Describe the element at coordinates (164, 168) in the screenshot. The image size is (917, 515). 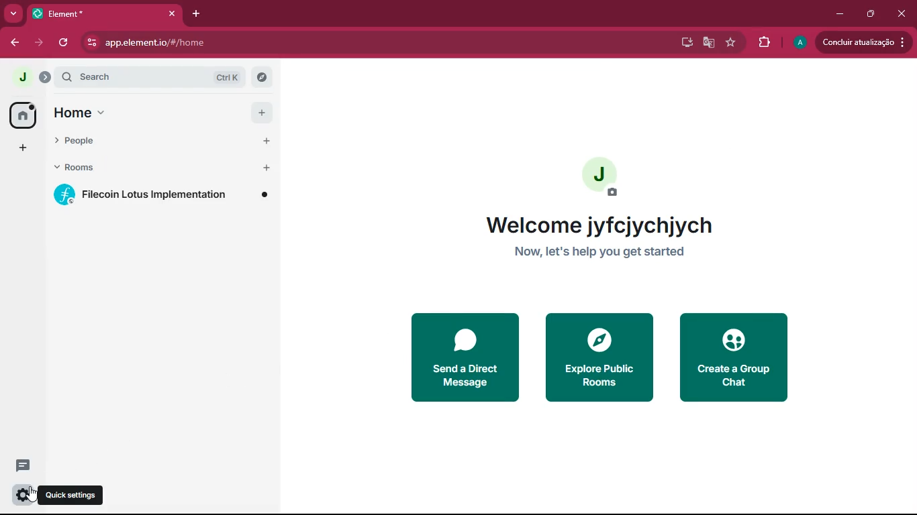
I see `rooms` at that location.